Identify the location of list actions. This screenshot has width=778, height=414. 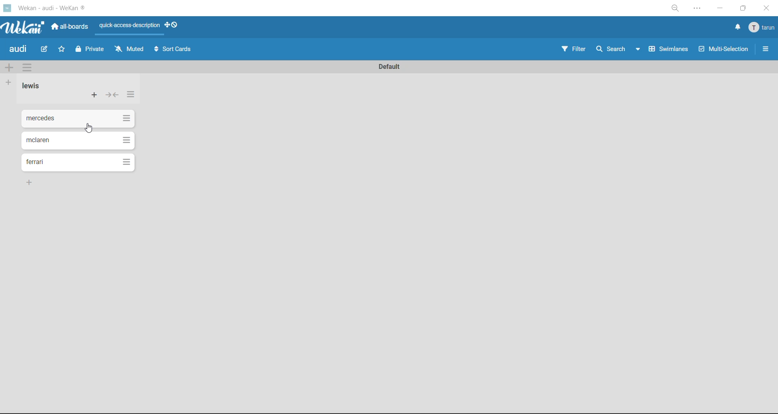
(130, 94).